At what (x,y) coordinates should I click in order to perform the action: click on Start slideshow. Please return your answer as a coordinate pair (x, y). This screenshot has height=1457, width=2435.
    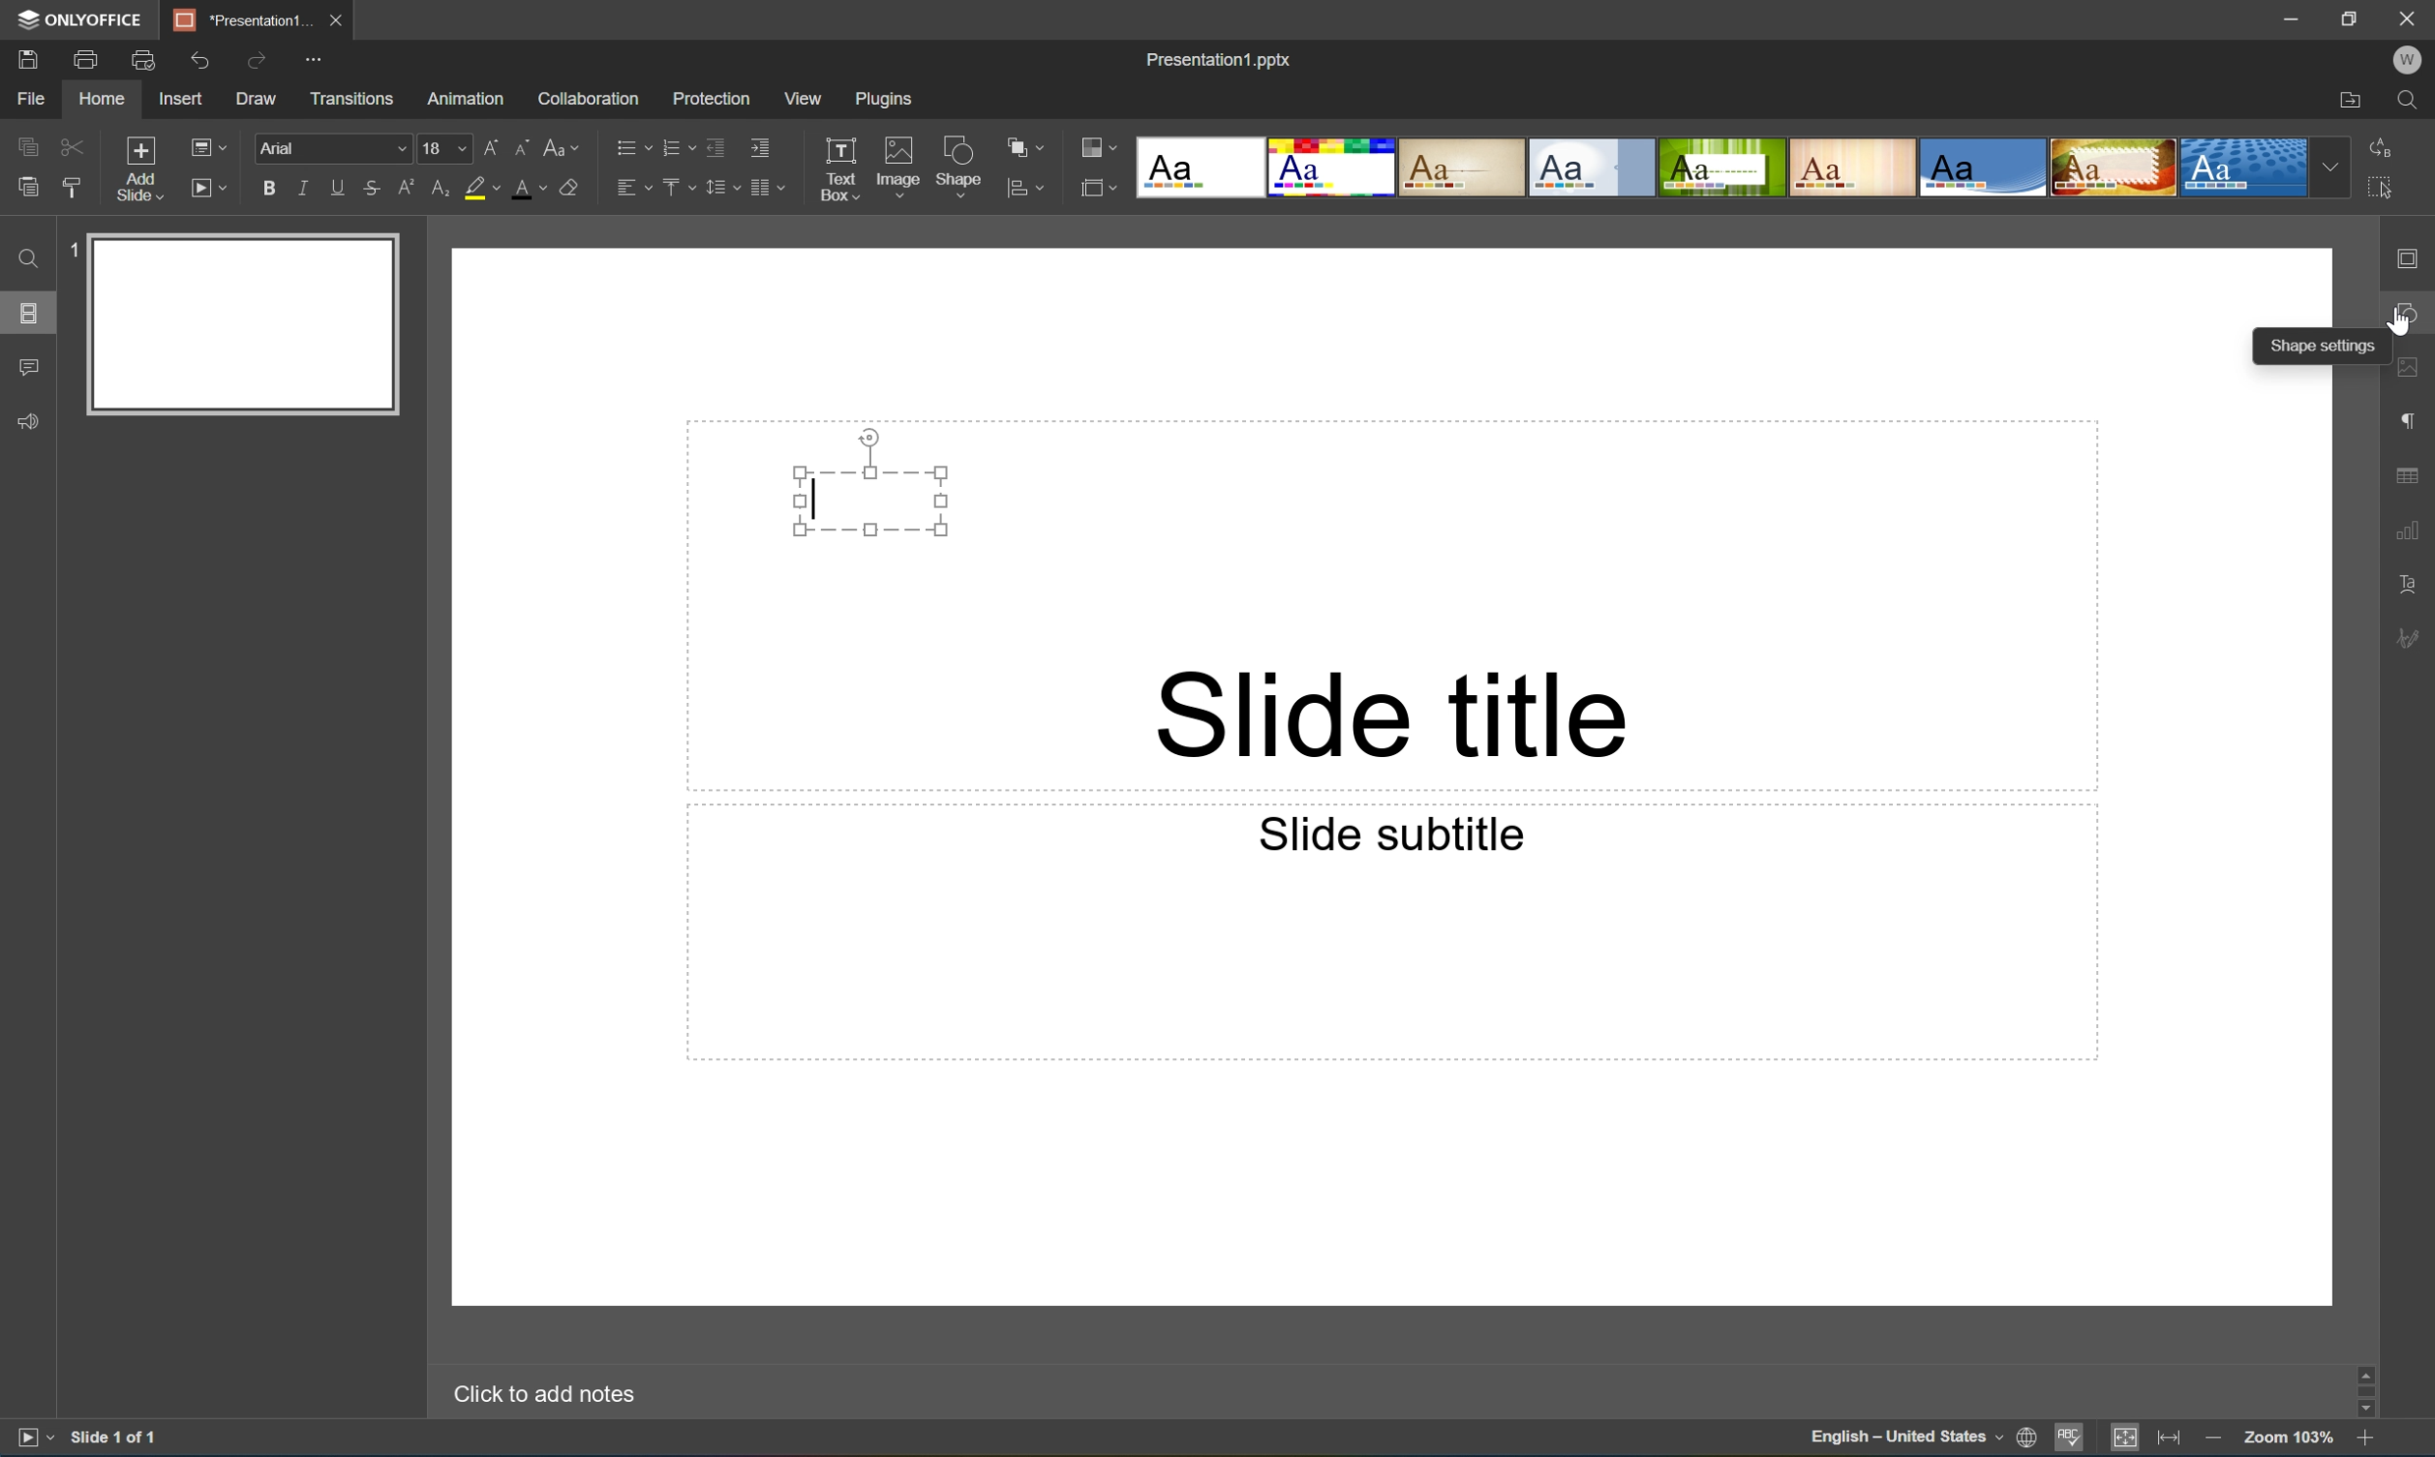
    Looking at the image, I should click on (32, 1435).